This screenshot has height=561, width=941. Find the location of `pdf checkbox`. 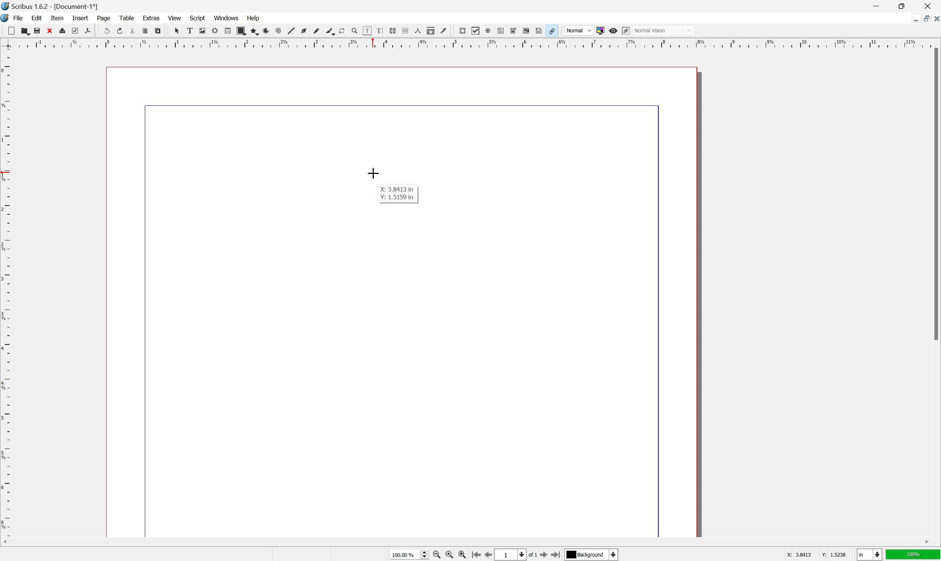

pdf checkbox is located at coordinates (476, 31).